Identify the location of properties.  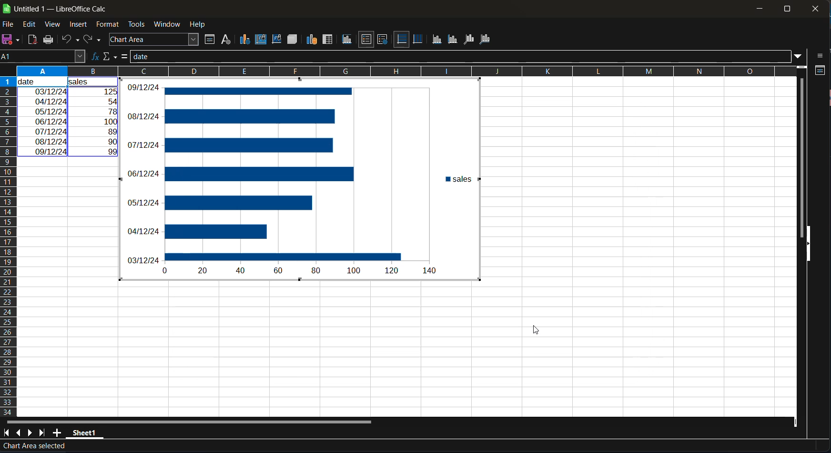
(820, 72).